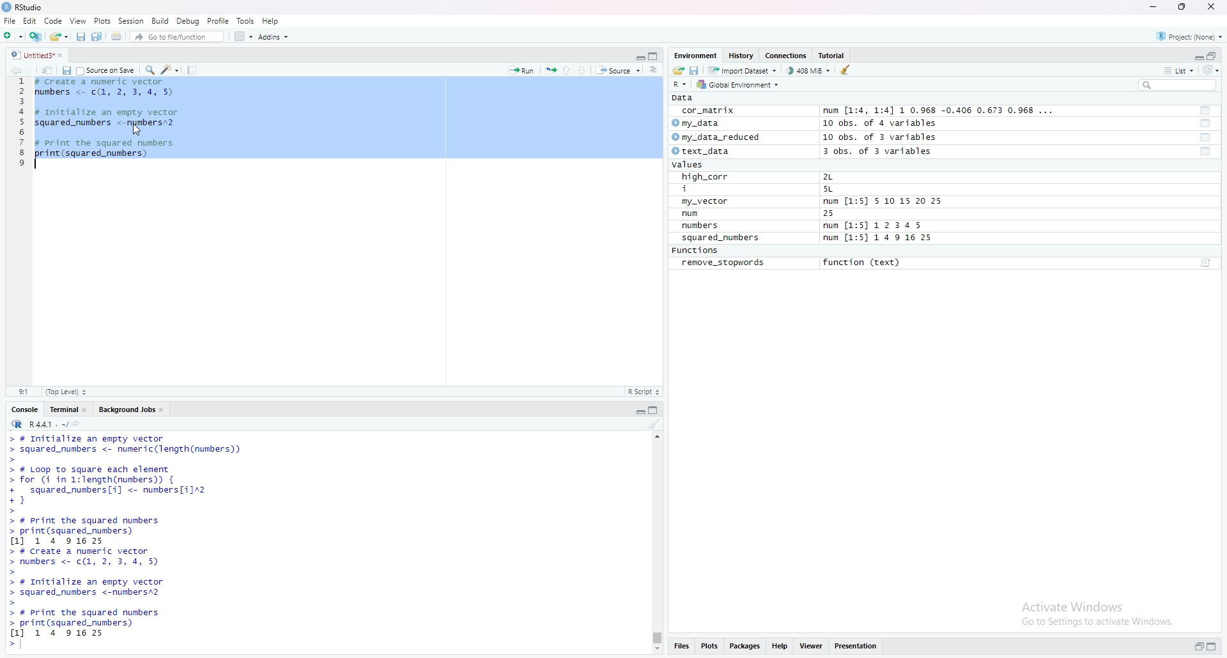  What do you see at coordinates (706, 202) in the screenshot?
I see `my_vector` at bounding box center [706, 202].